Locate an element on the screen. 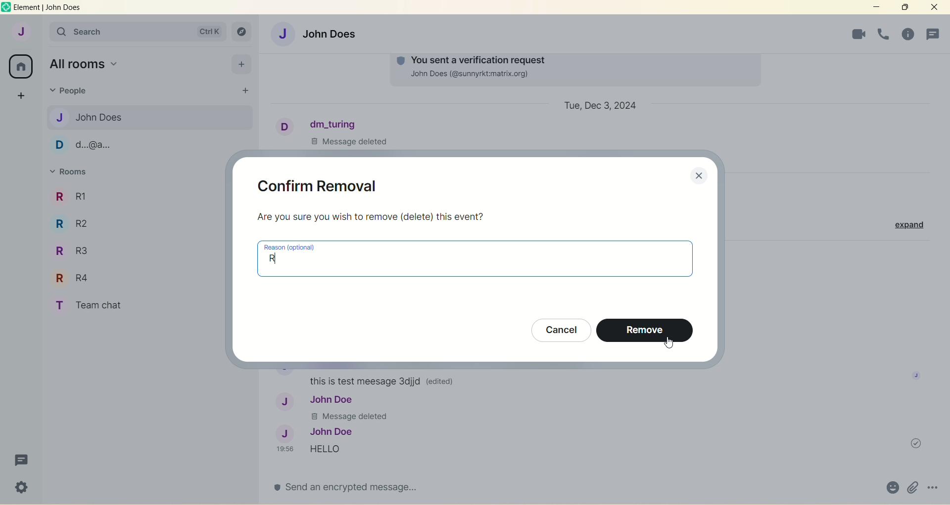 The width and height of the screenshot is (950, 505). ctrl K is located at coordinates (209, 32).